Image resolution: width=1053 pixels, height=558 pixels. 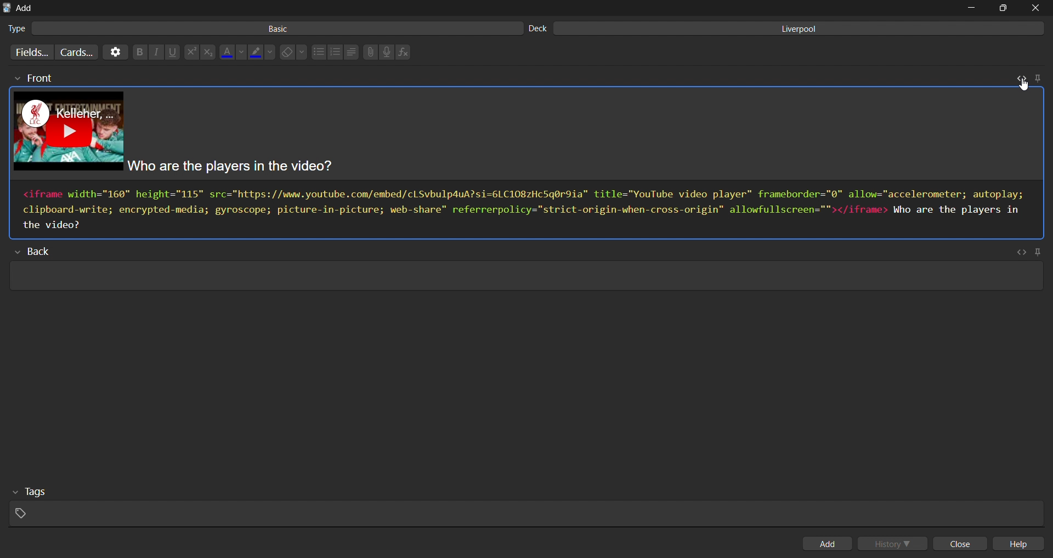 I want to click on front , so click(x=32, y=78).